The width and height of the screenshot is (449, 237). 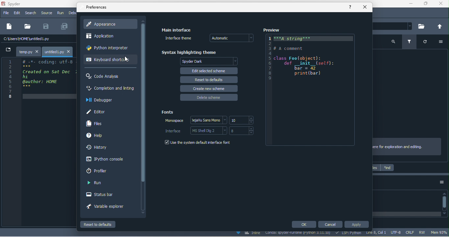 What do you see at coordinates (106, 207) in the screenshot?
I see `variable explorer` at bounding box center [106, 207].